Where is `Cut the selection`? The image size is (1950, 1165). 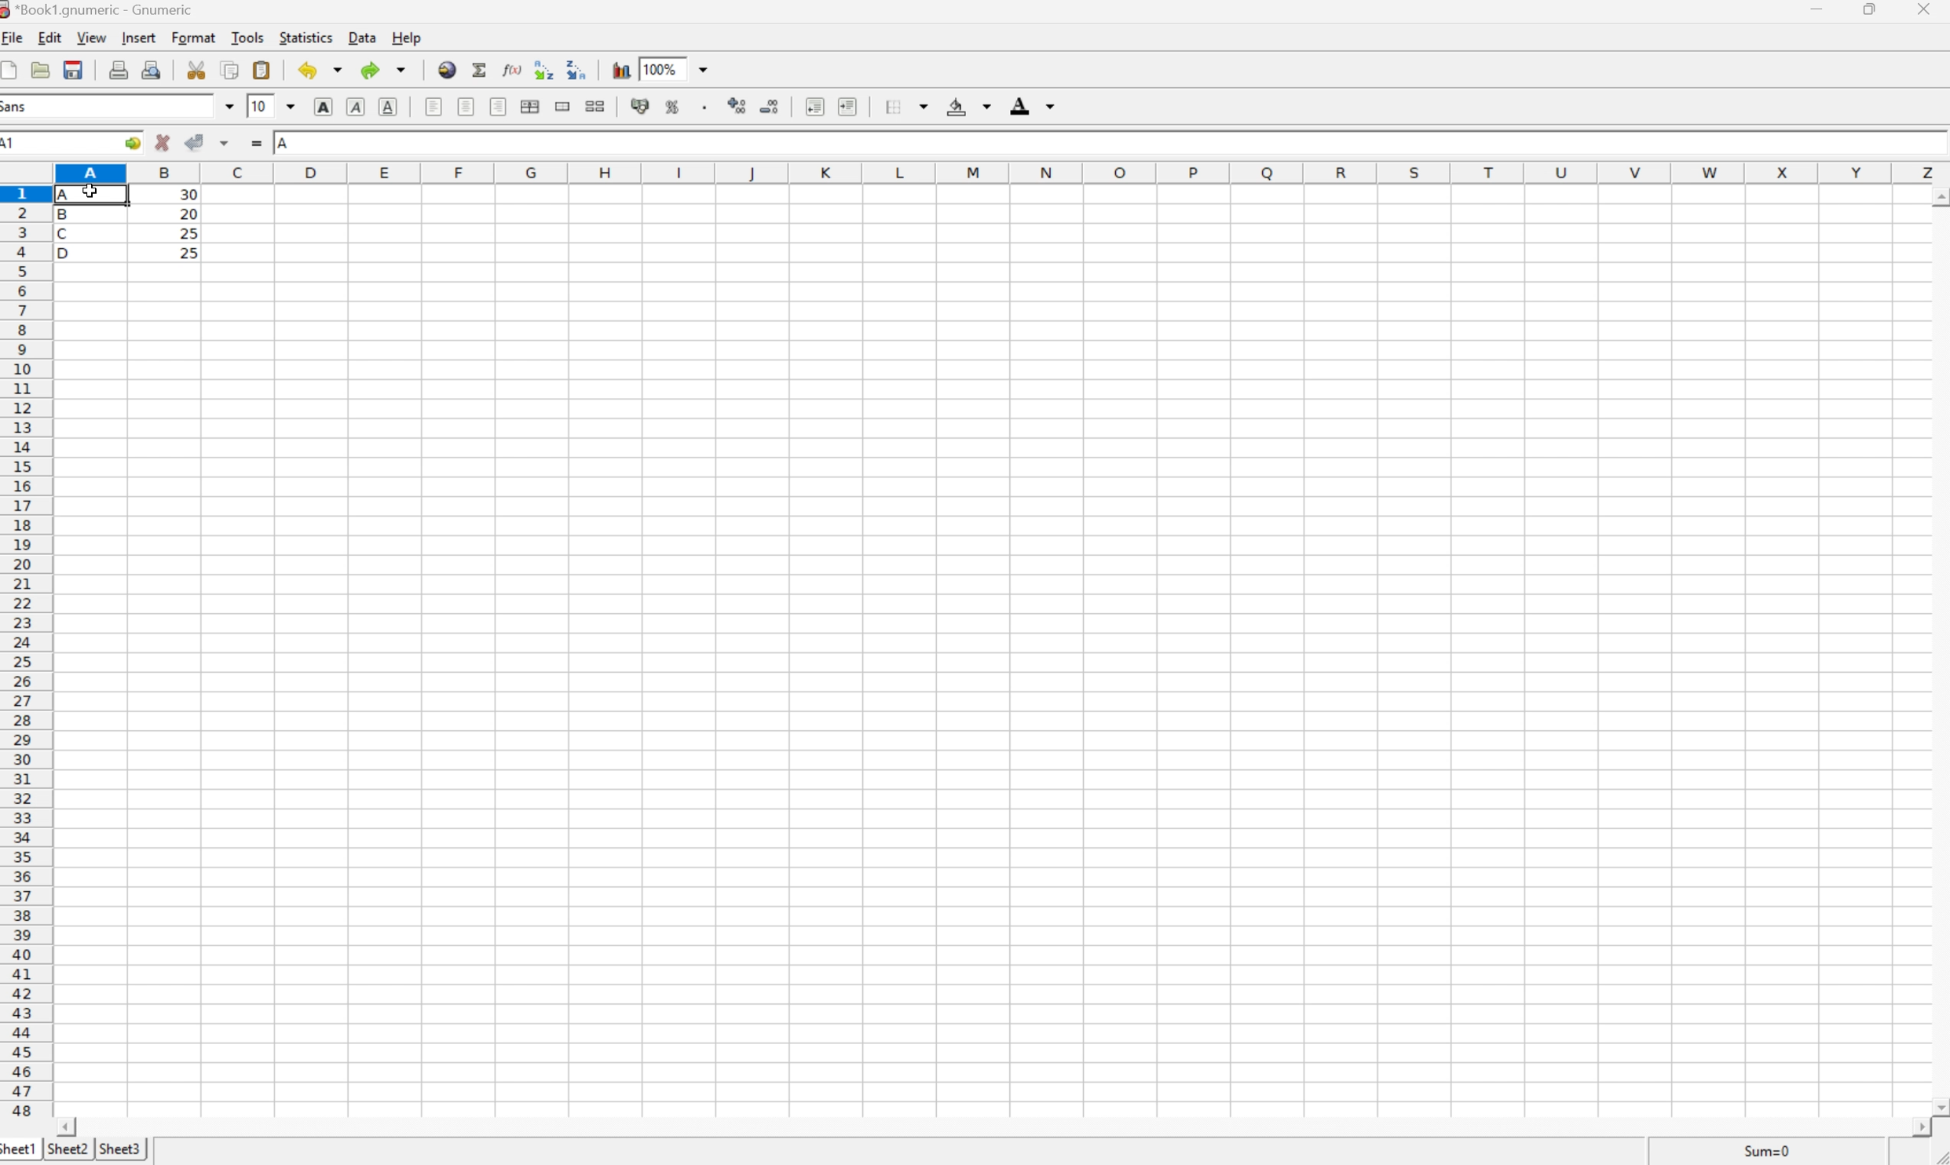 Cut the selection is located at coordinates (200, 70).